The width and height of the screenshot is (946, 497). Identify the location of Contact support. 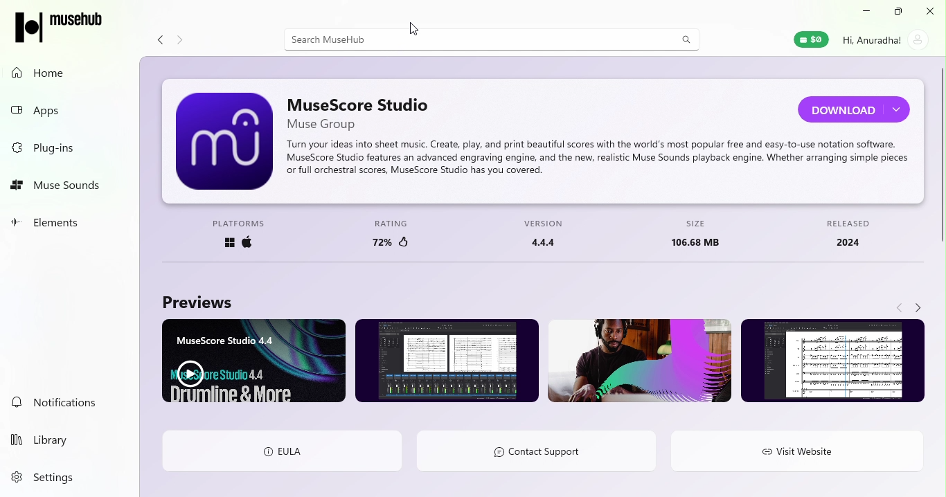
(545, 450).